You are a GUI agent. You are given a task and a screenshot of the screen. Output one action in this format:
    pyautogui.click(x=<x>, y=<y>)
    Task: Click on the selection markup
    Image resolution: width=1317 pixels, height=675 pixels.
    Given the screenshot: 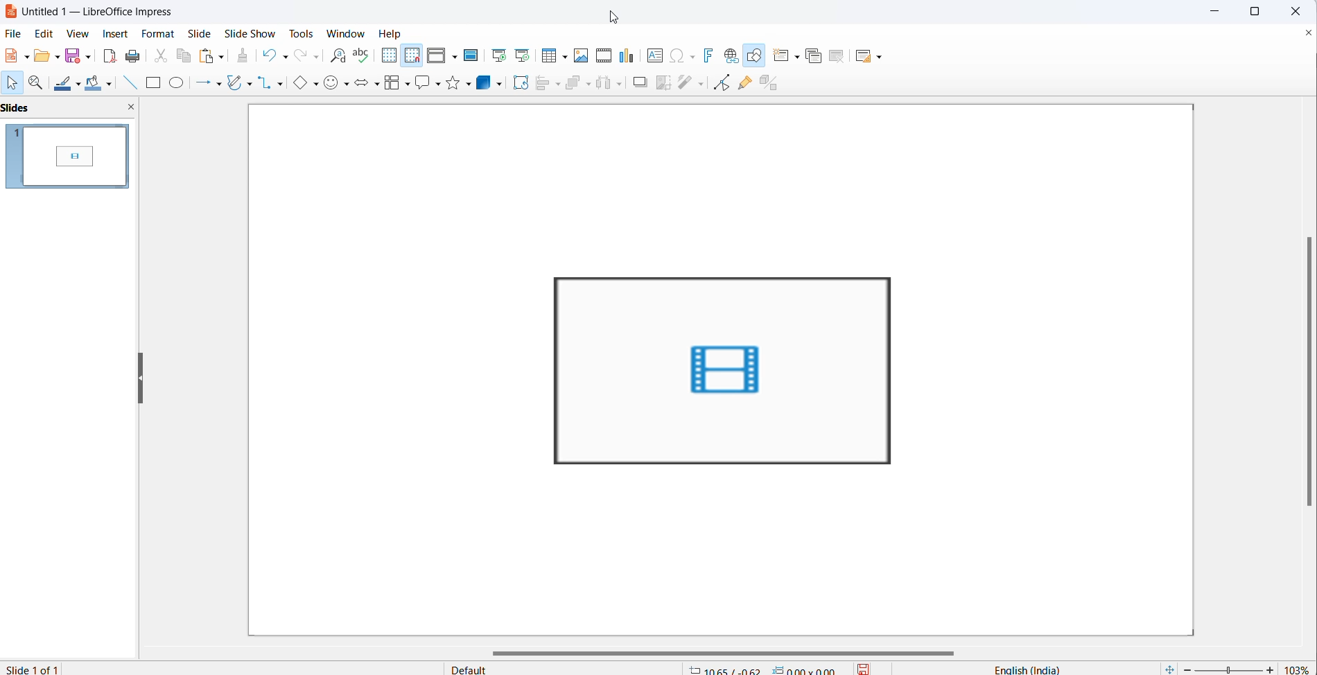 What is the action you would take?
    pyautogui.click(x=547, y=274)
    